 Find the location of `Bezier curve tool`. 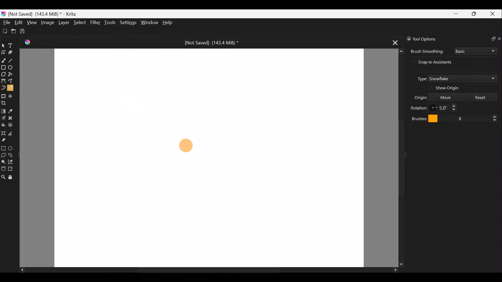

Bezier curve tool is located at coordinates (3, 81).